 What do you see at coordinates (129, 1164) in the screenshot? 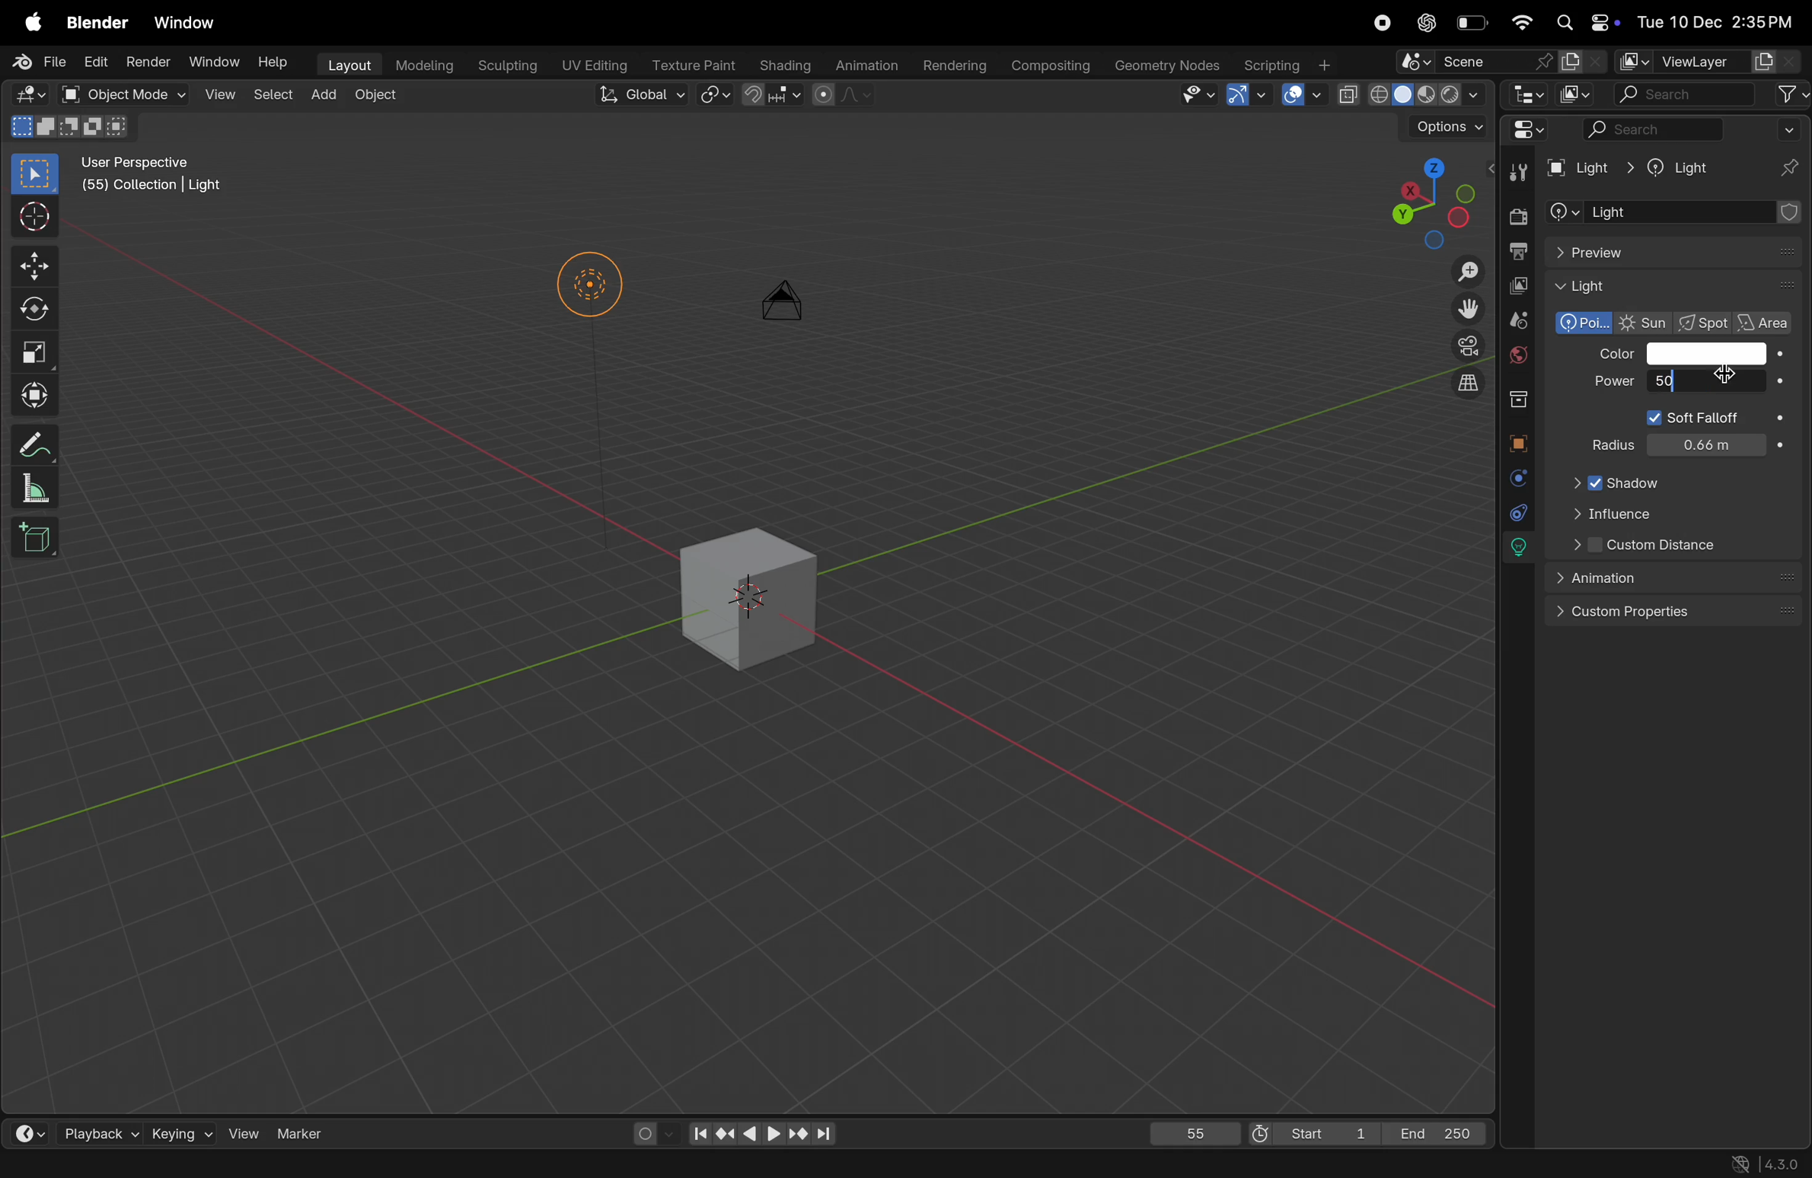
I see `rotate` at bounding box center [129, 1164].